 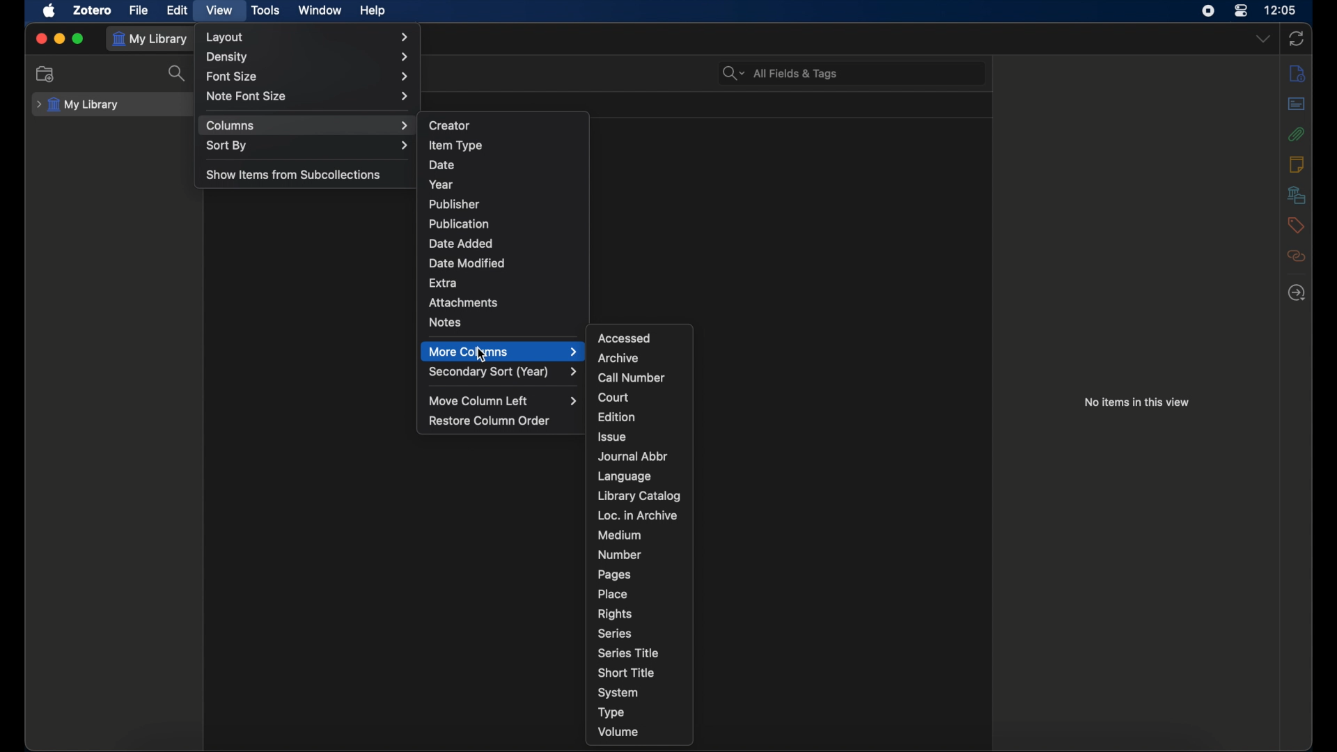 I want to click on language, so click(x=625, y=476).